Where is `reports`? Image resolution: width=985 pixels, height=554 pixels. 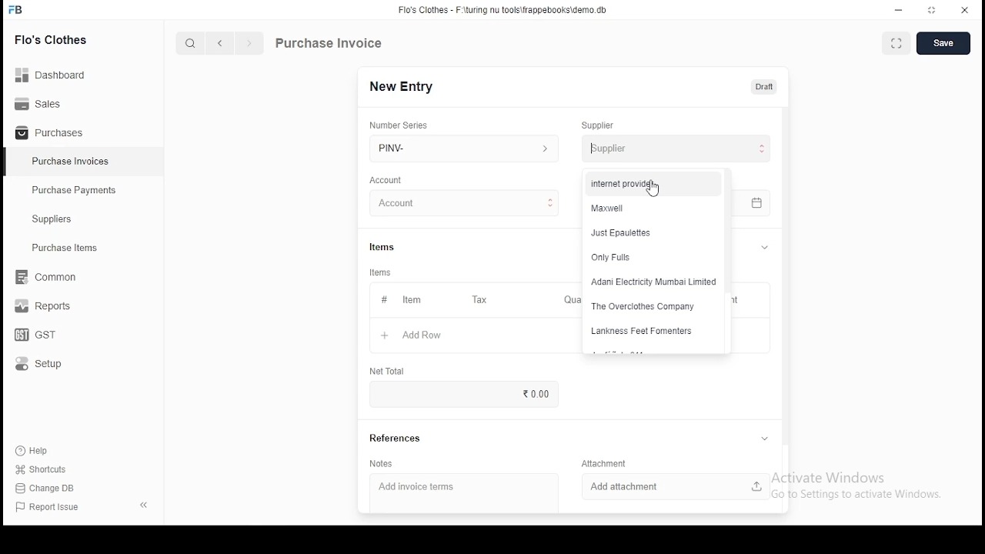 reports is located at coordinates (45, 308).